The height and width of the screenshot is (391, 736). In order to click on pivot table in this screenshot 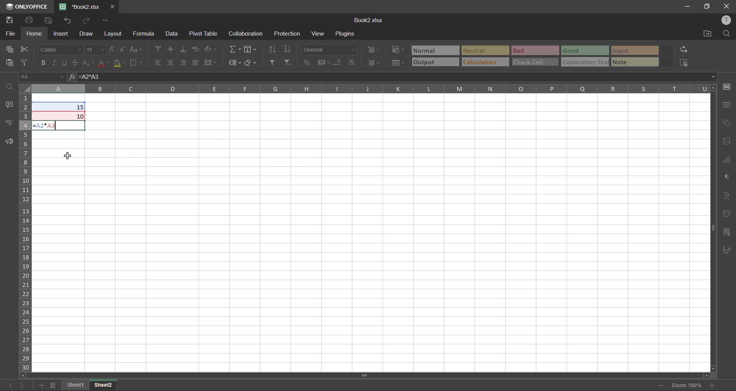, I will do `click(202, 33)`.